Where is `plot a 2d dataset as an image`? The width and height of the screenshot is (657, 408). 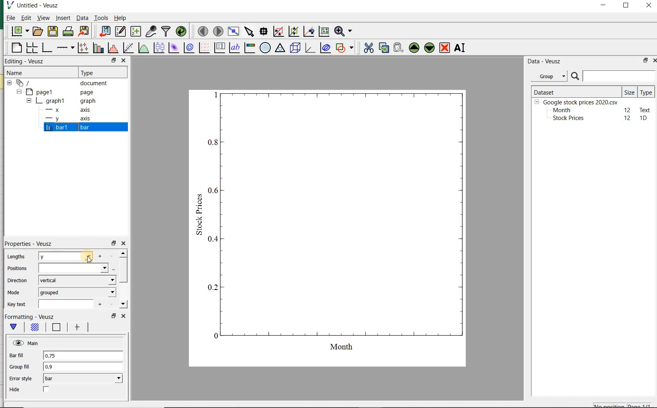
plot a 2d dataset as an image is located at coordinates (173, 48).